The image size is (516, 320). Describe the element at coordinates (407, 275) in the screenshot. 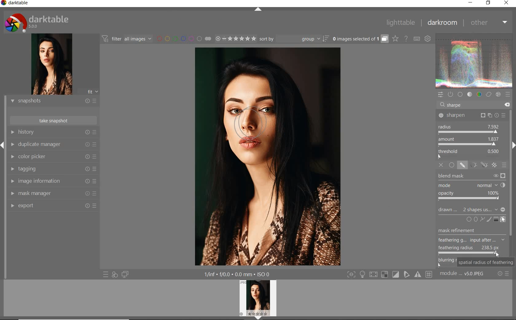

I see `sign` at that location.